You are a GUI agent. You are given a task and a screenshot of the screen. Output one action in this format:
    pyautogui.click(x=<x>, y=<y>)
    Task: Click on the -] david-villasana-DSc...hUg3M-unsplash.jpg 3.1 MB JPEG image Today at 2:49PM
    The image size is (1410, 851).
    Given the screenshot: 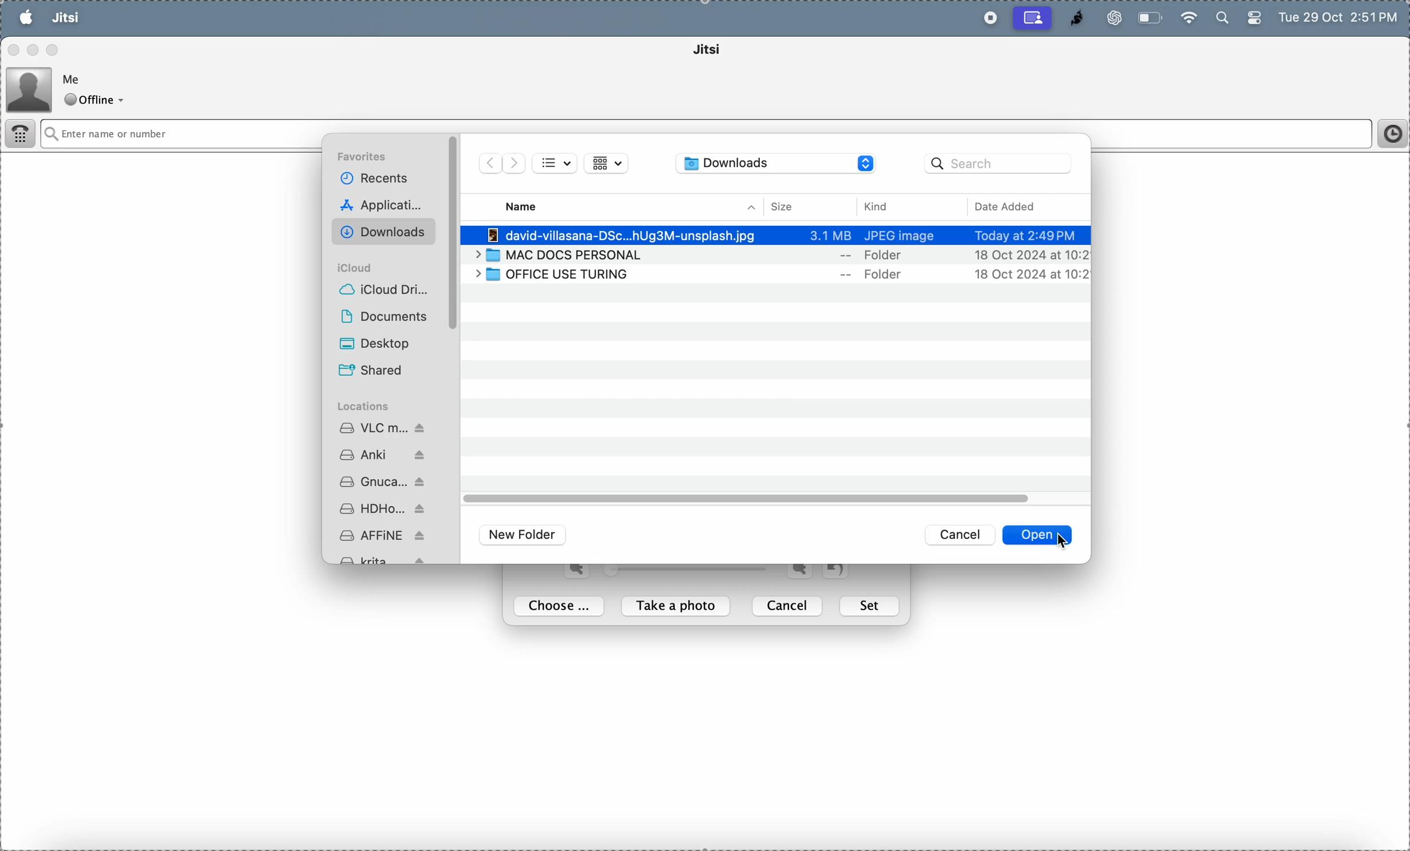 What is the action you would take?
    pyautogui.click(x=787, y=235)
    